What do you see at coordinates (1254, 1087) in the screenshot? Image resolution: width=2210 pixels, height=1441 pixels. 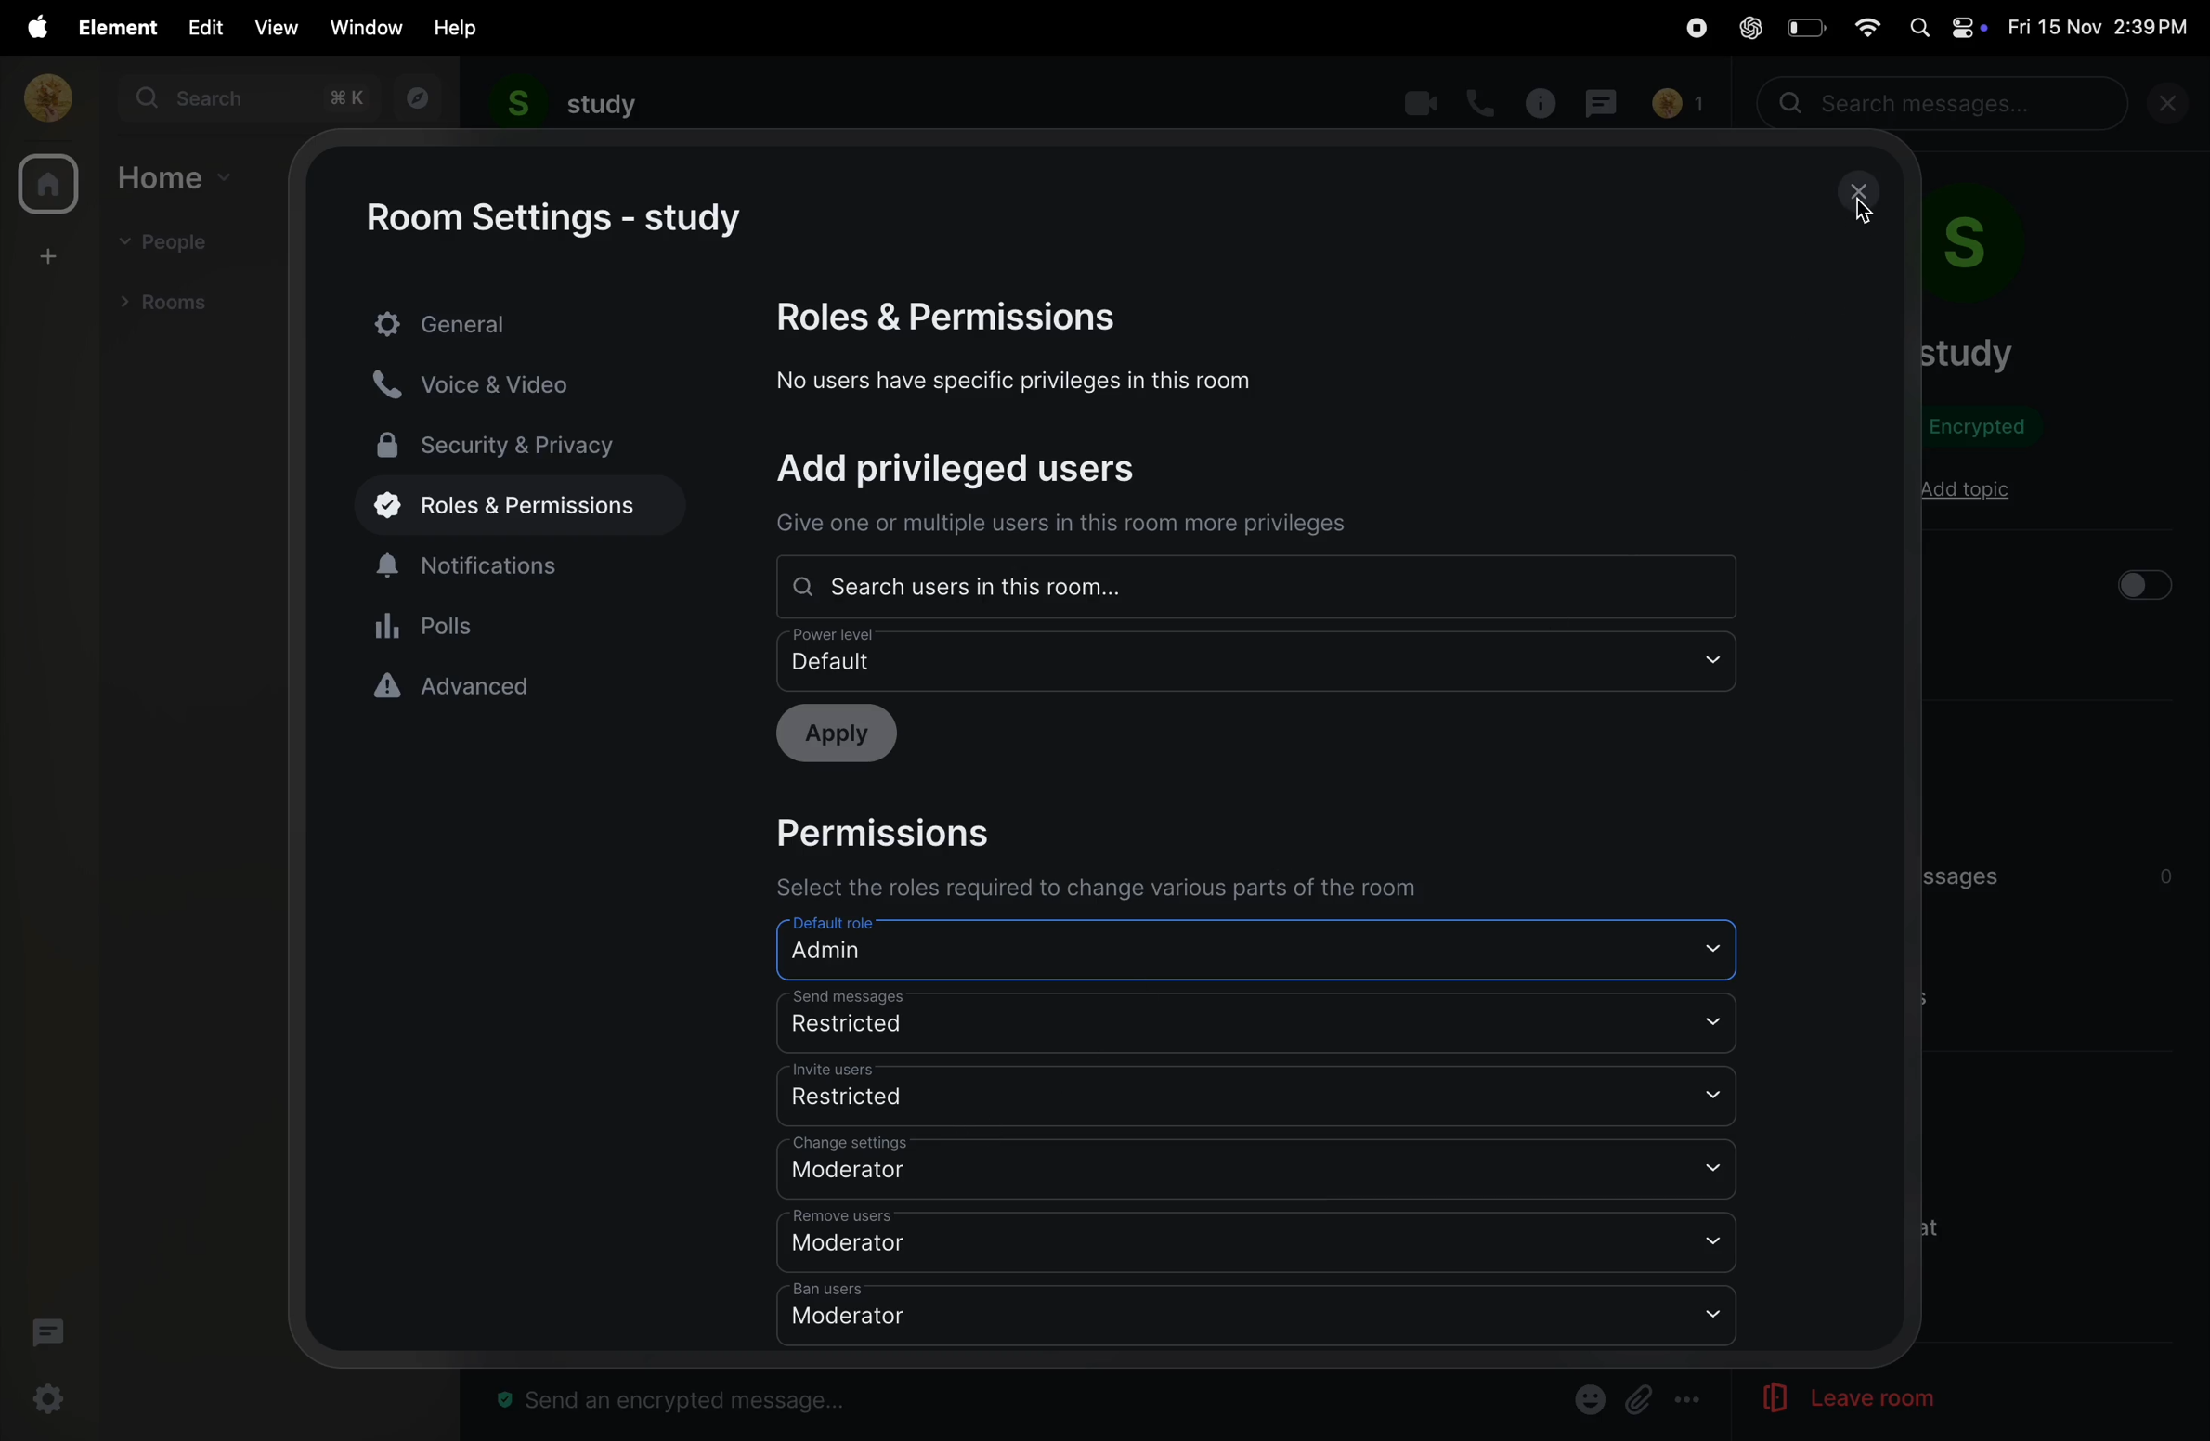 I see `invite users` at bounding box center [1254, 1087].